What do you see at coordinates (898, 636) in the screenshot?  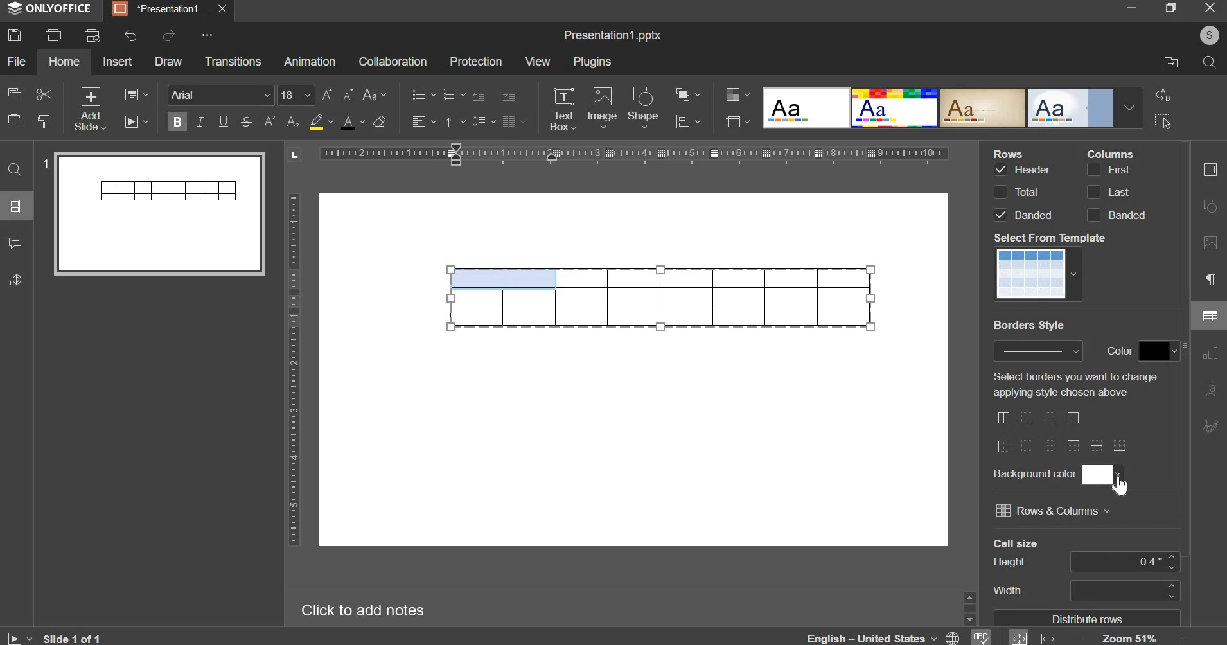 I see `language & spelling` at bounding box center [898, 636].